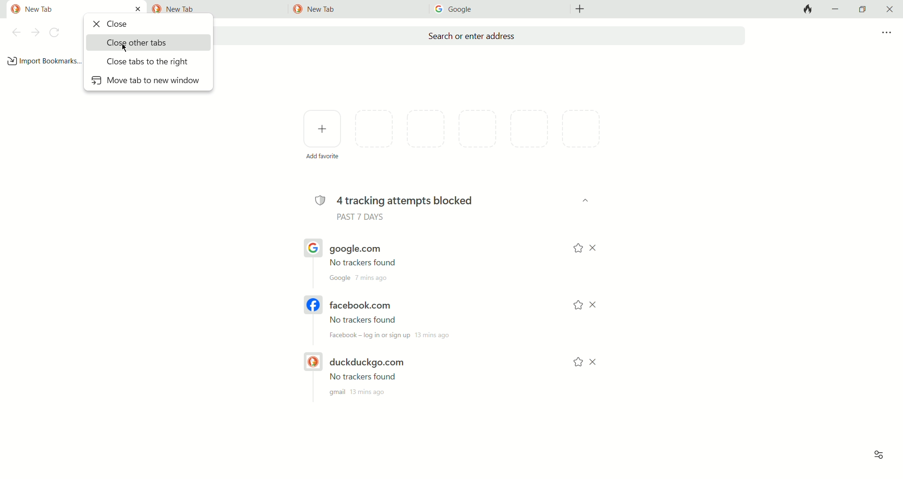 The height and width of the screenshot is (479, 903). What do you see at coordinates (319, 135) in the screenshot?
I see `add favorites` at bounding box center [319, 135].